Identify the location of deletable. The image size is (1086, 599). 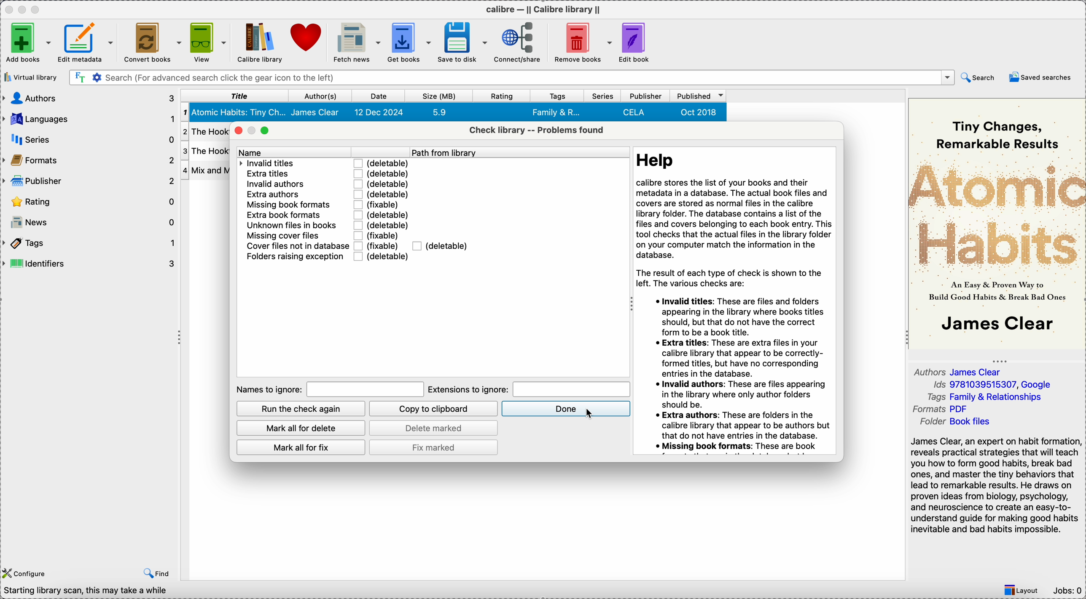
(382, 194).